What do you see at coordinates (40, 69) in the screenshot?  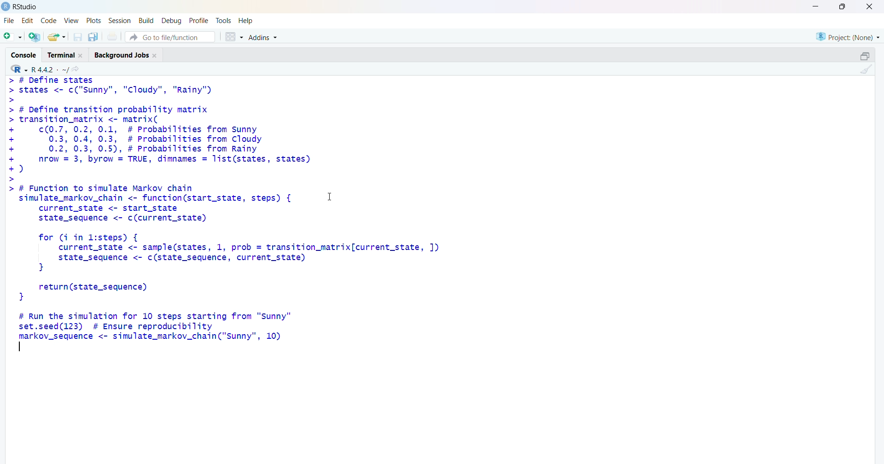 I see `R 4.4.2` at bounding box center [40, 69].